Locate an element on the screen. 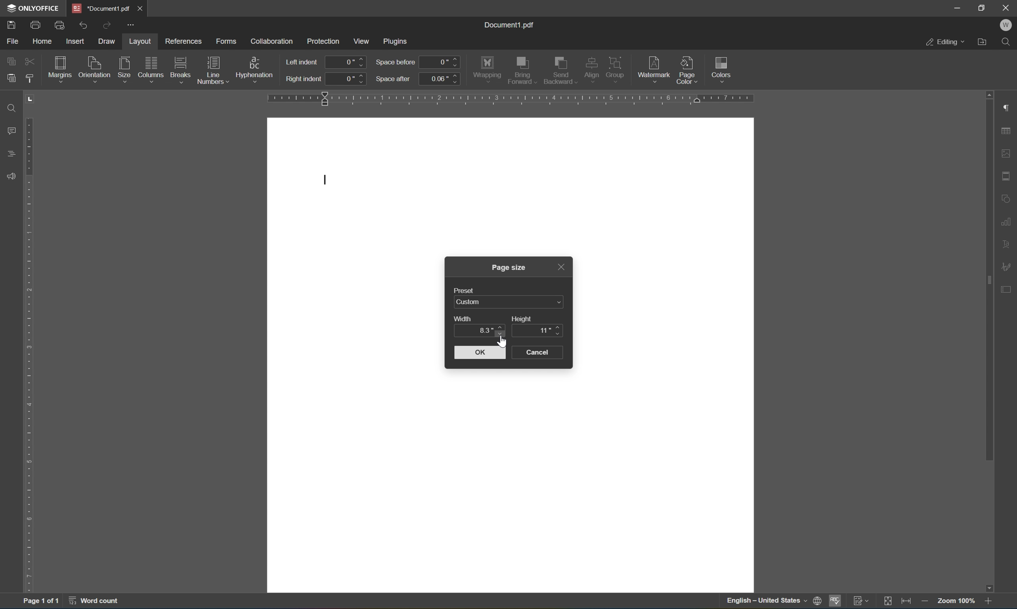 This screenshot has width=1017, height=609. fit to width is located at coordinates (909, 602).